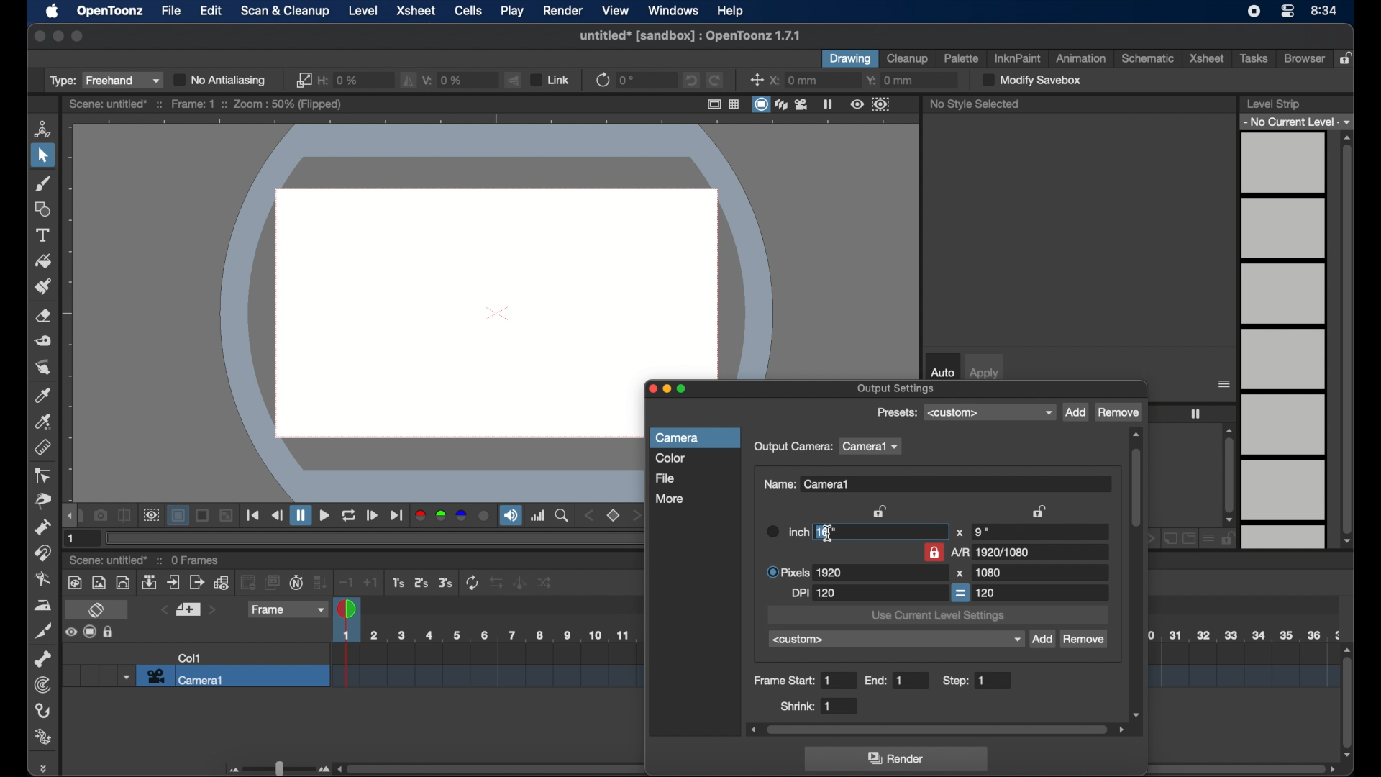 The height and width of the screenshot is (777, 1381). I want to click on snapshot, so click(101, 514).